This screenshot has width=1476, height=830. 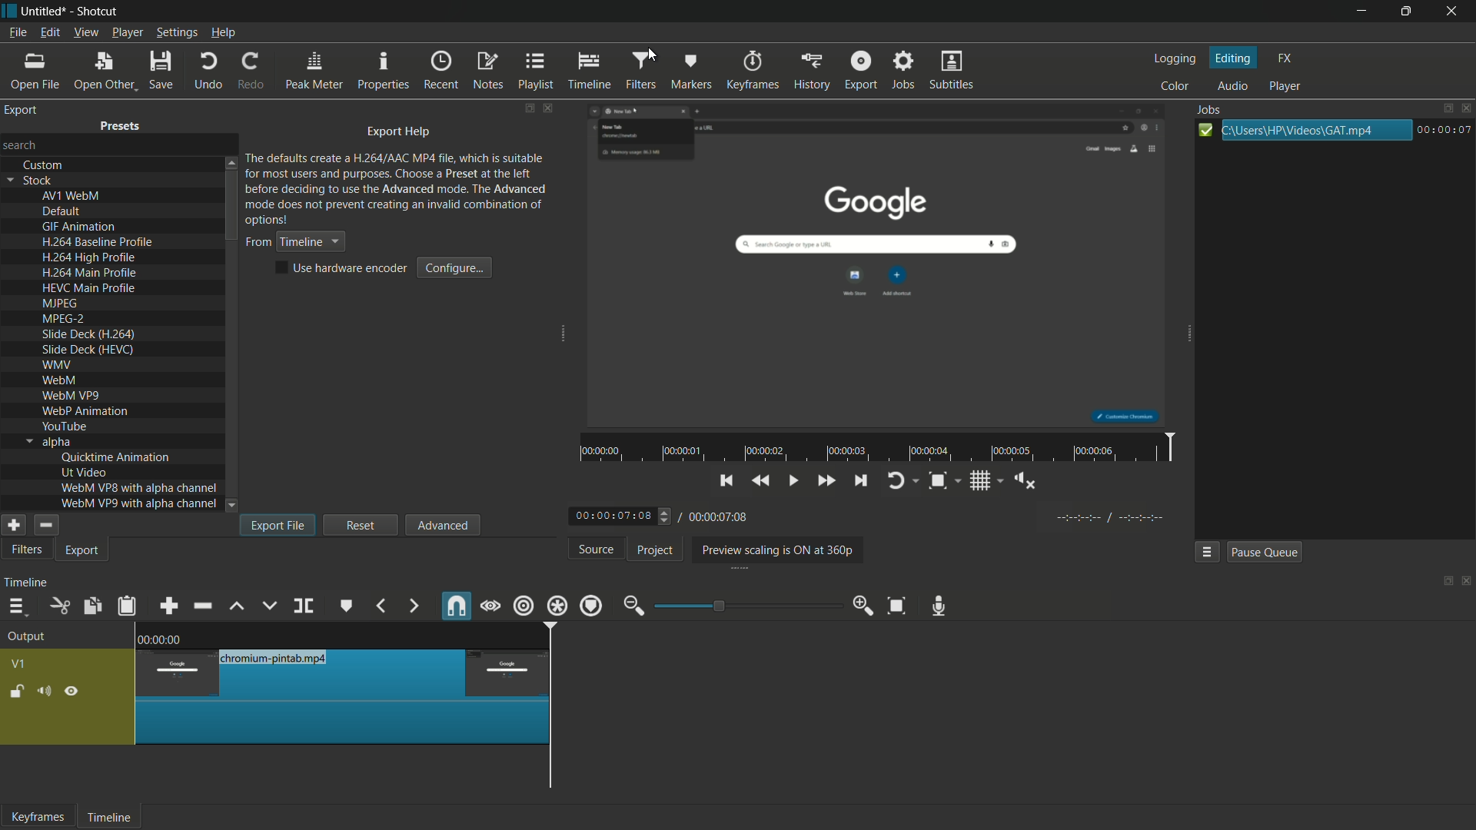 I want to click on organize, so click(x=21, y=111).